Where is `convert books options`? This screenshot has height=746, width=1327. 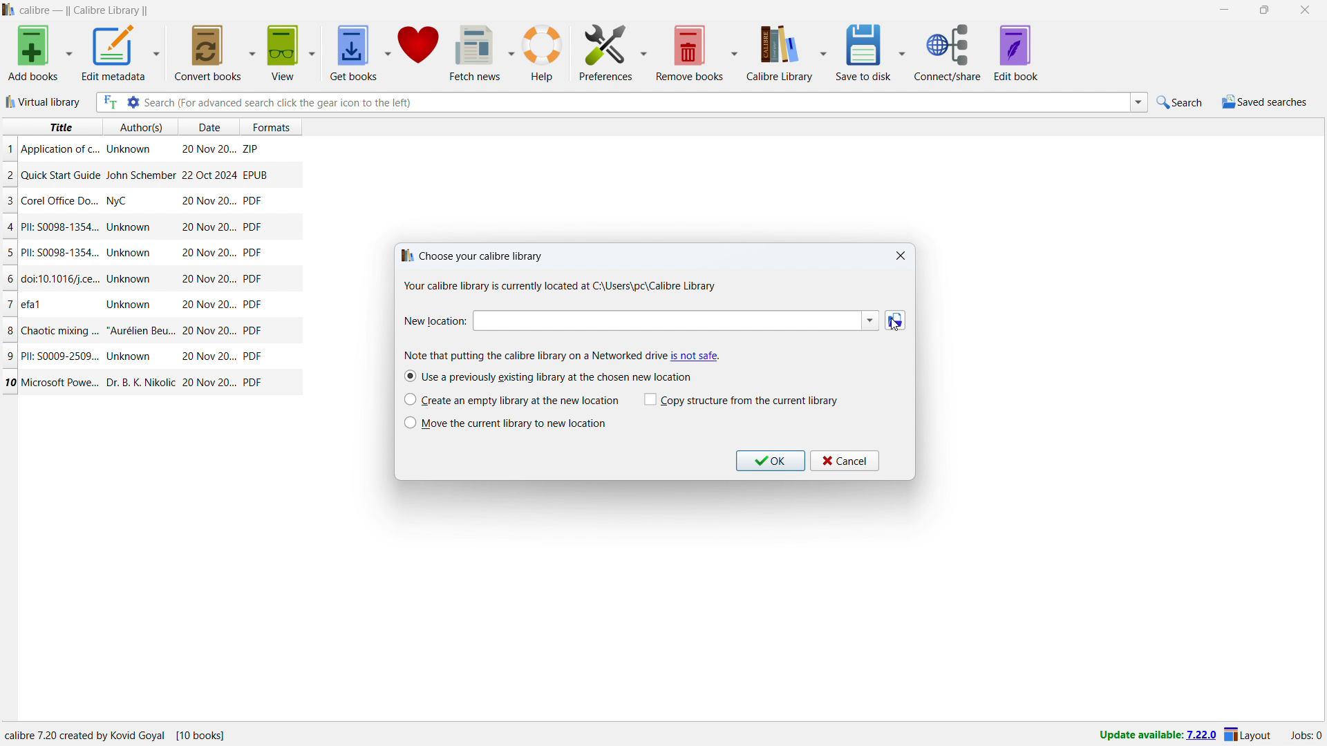
convert books options is located at coordinates (253, 51).